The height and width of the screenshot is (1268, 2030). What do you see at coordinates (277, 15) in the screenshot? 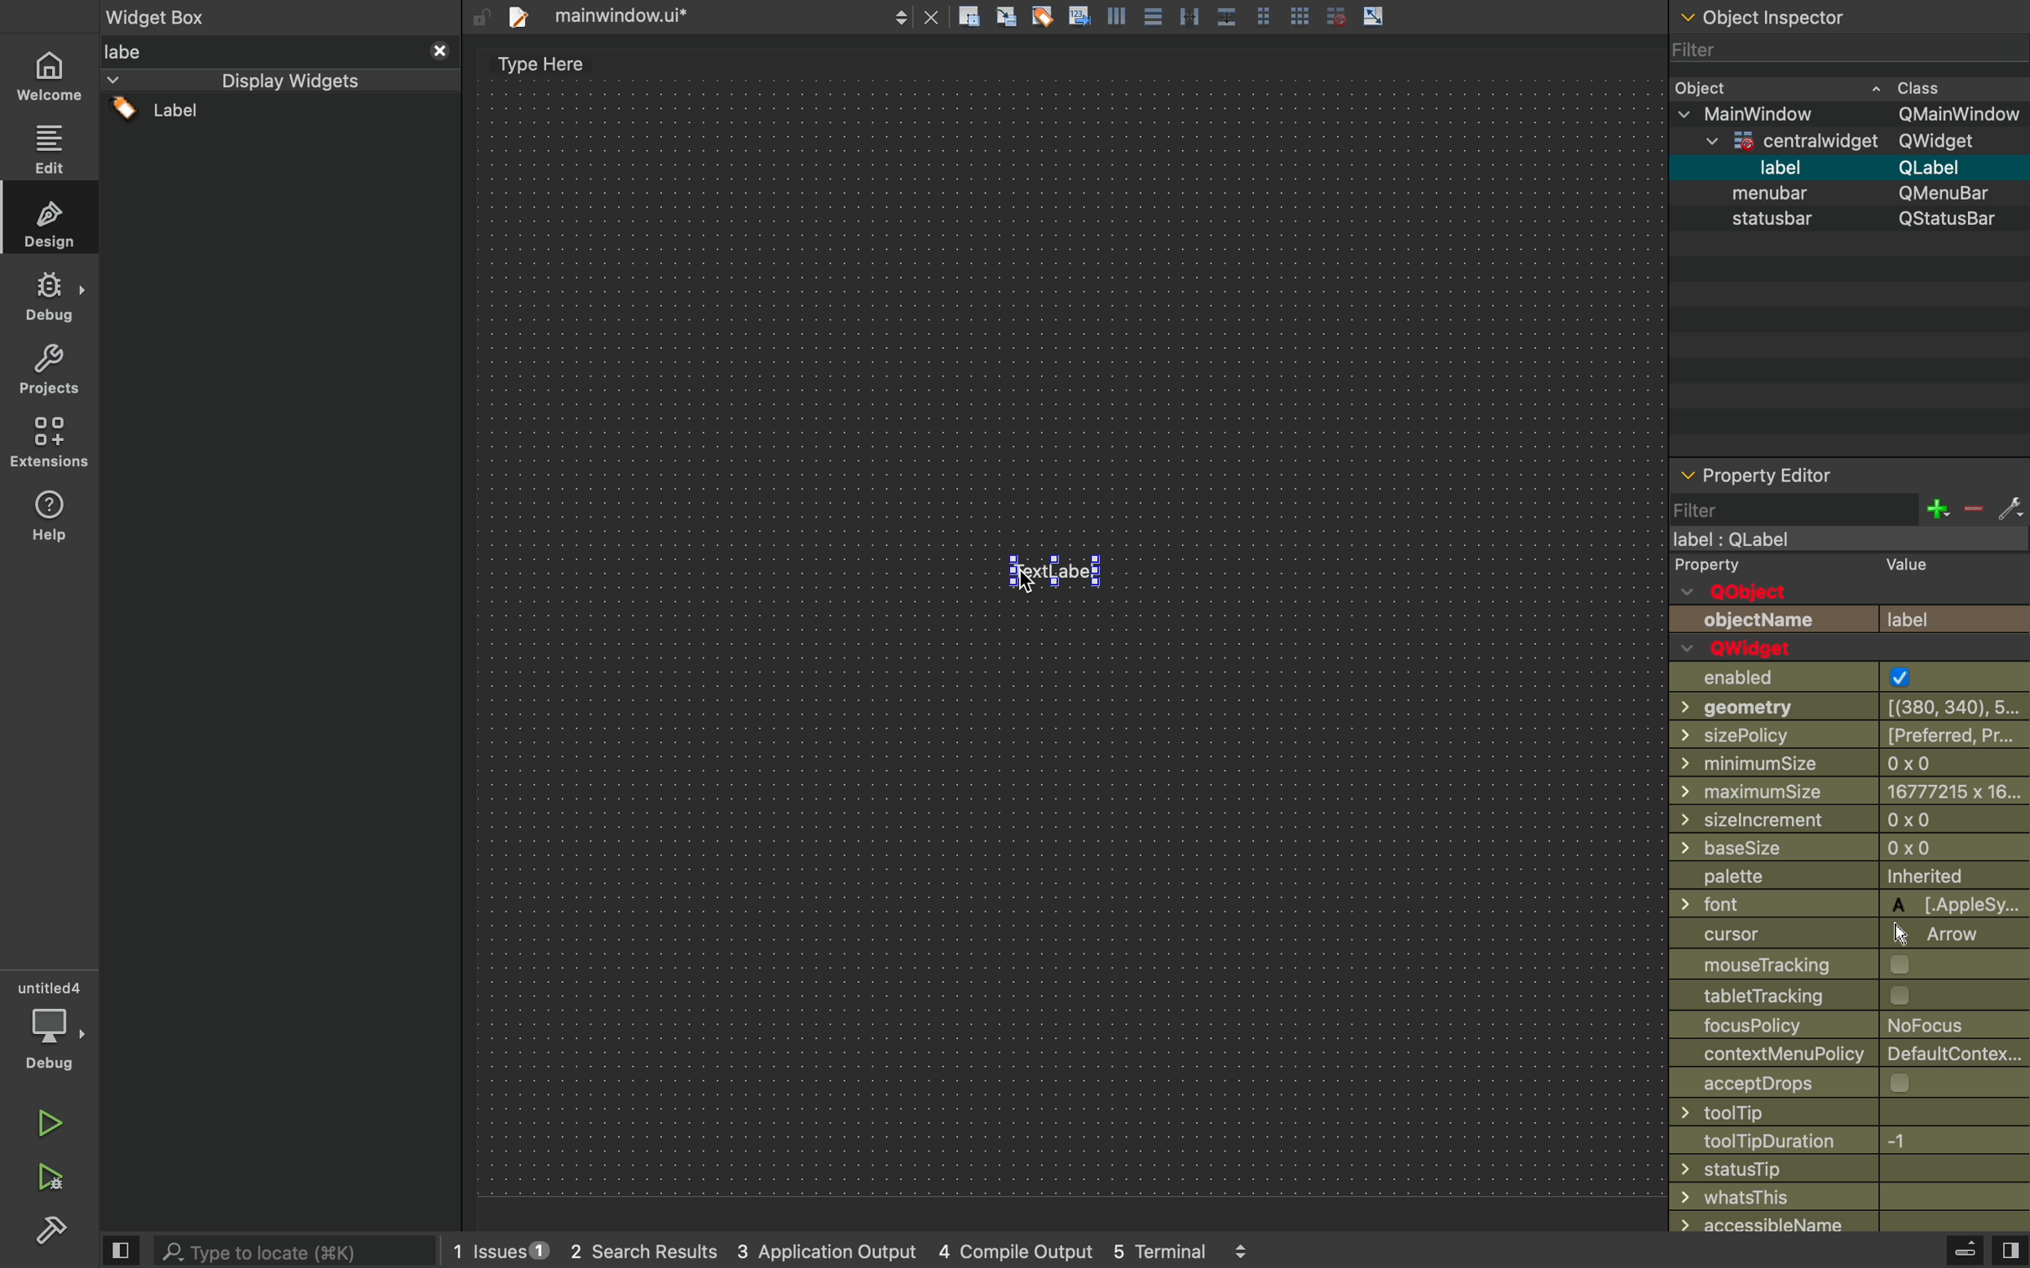
I see `` at bounding box center [277, 15].